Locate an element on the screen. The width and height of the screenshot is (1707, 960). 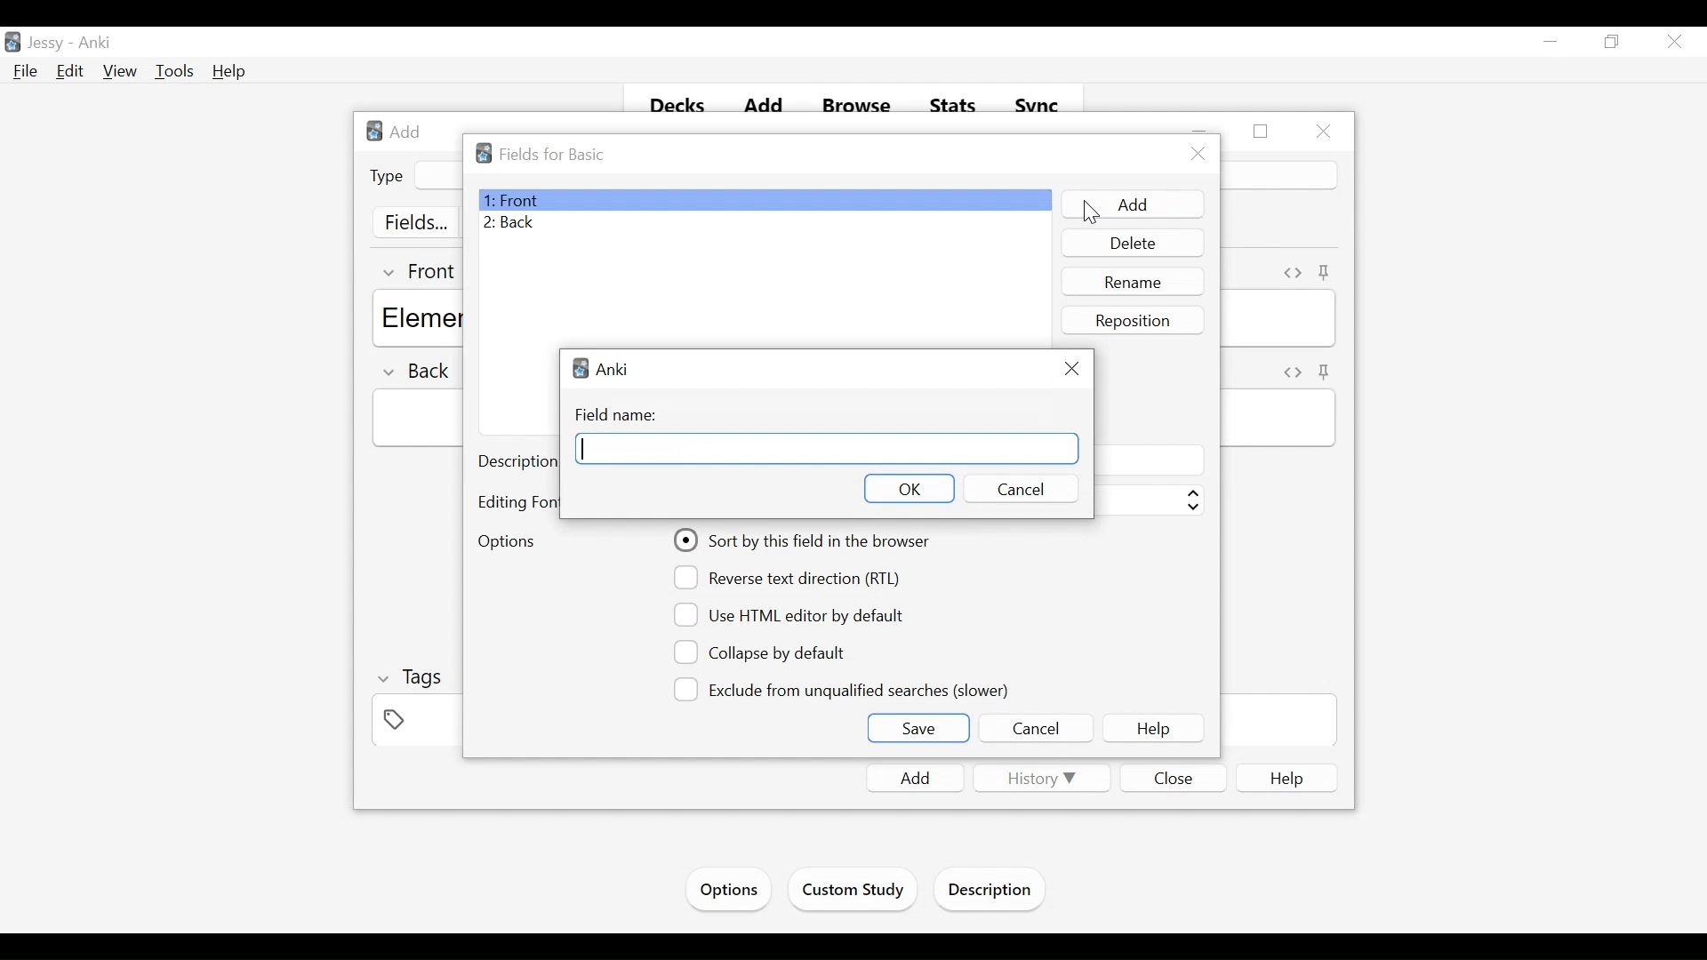
minimize is located at coordinates (1551, 43).